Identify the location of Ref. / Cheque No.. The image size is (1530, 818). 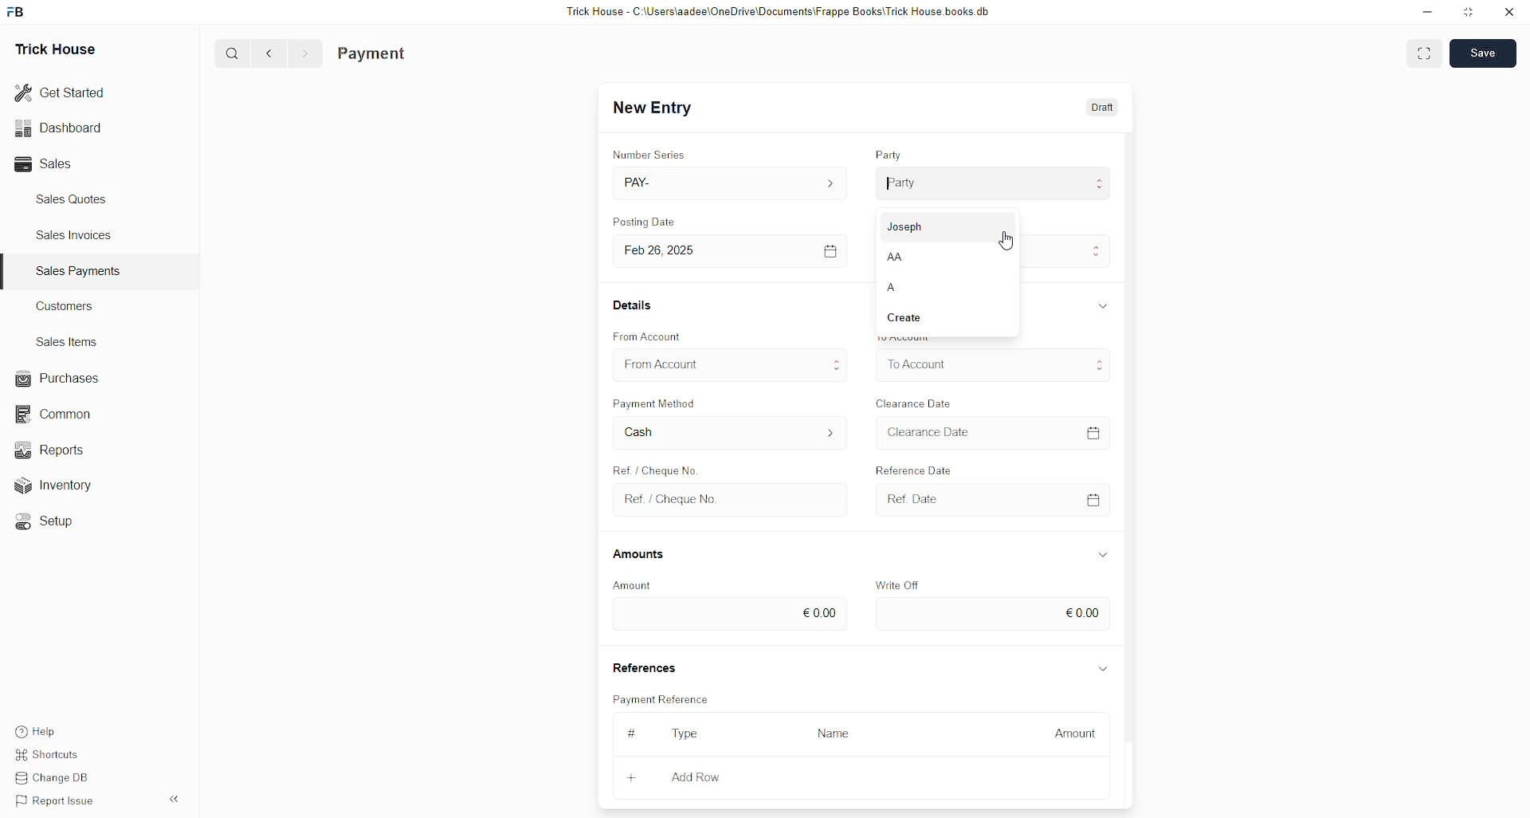
(733, 501).